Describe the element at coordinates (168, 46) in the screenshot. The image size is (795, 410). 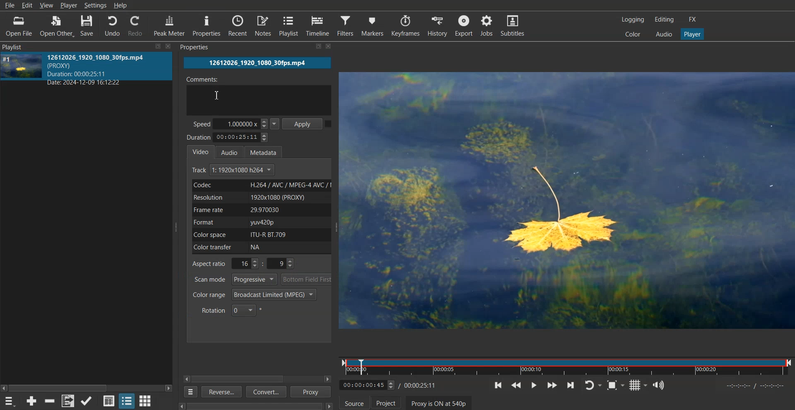
I see `close` at that location.